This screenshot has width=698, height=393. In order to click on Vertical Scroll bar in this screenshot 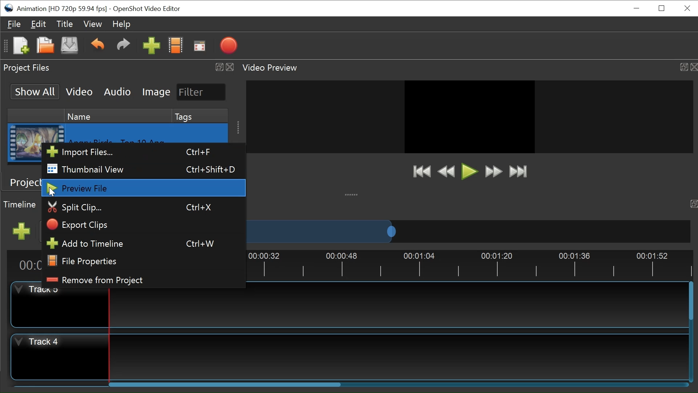, I will do `click(691, 301)`.